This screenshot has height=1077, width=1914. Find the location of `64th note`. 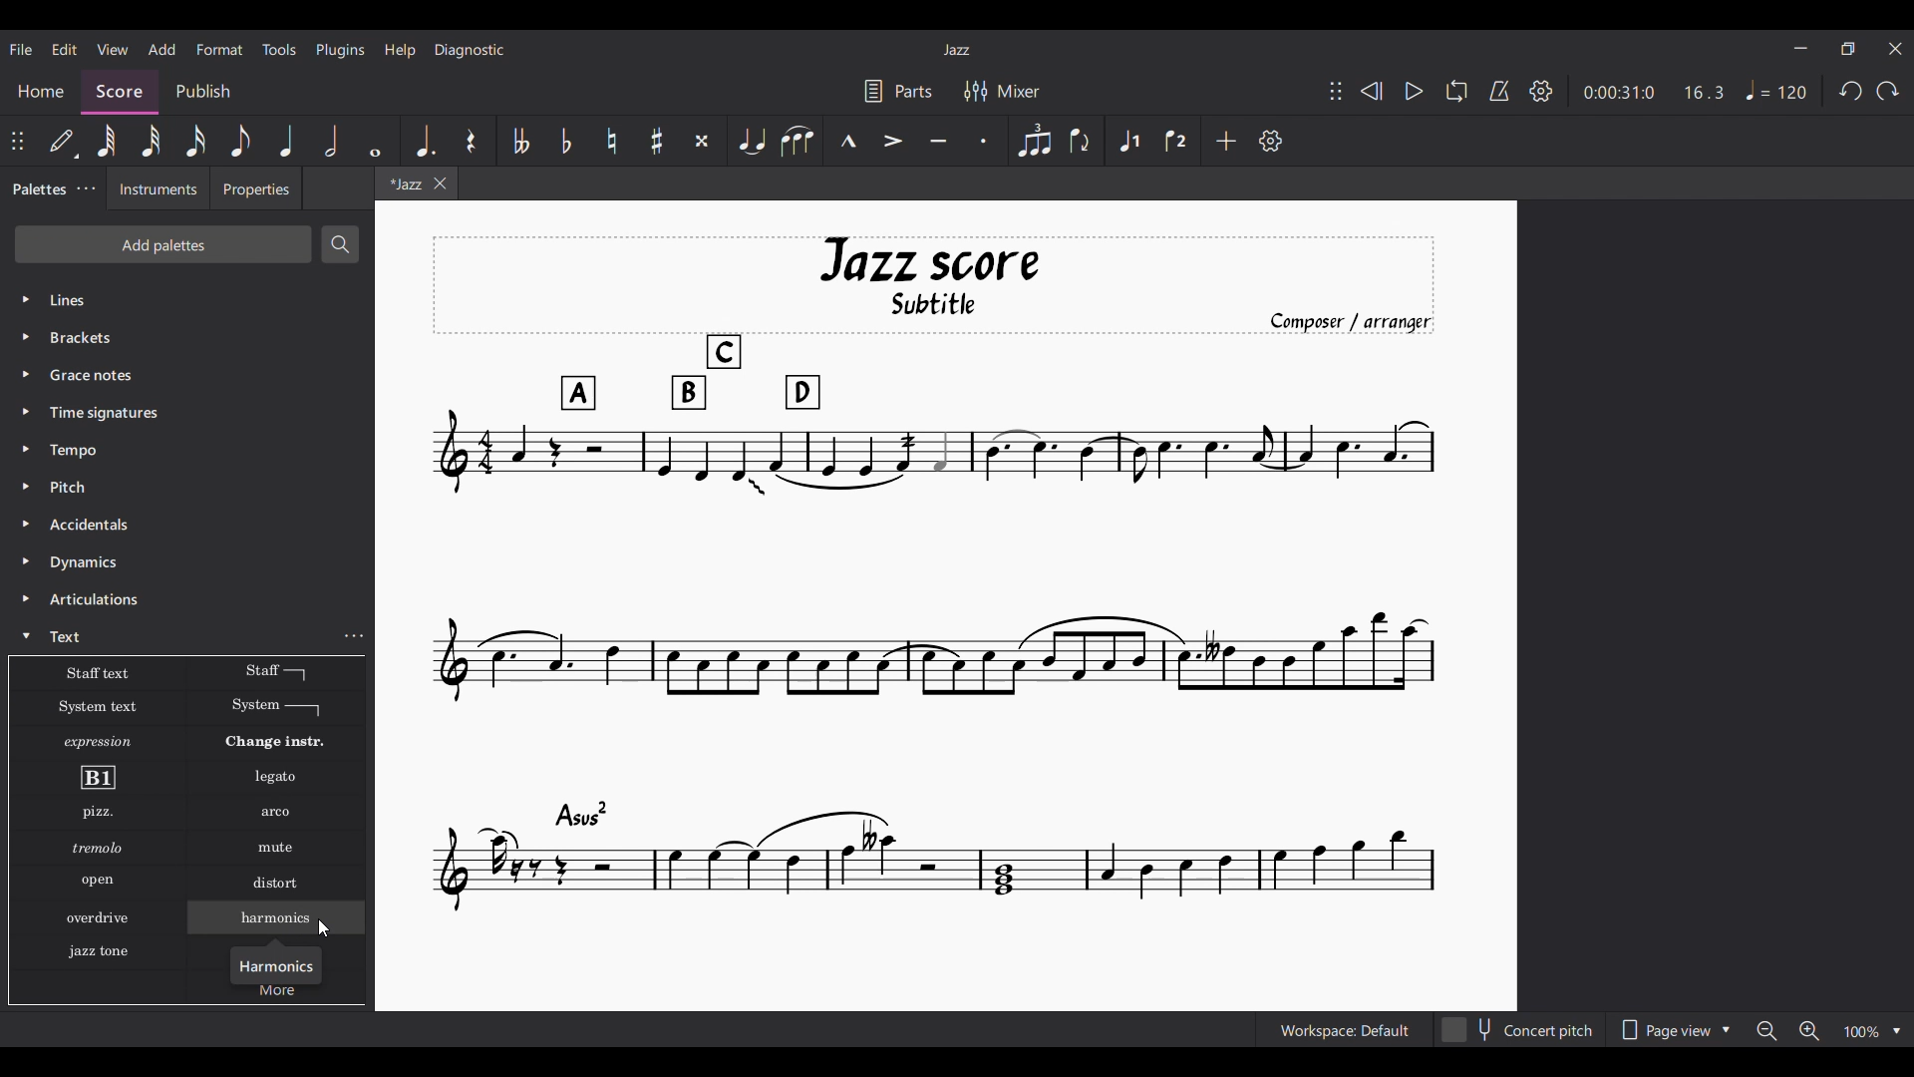

64th note is located at coordinates (105, 141).